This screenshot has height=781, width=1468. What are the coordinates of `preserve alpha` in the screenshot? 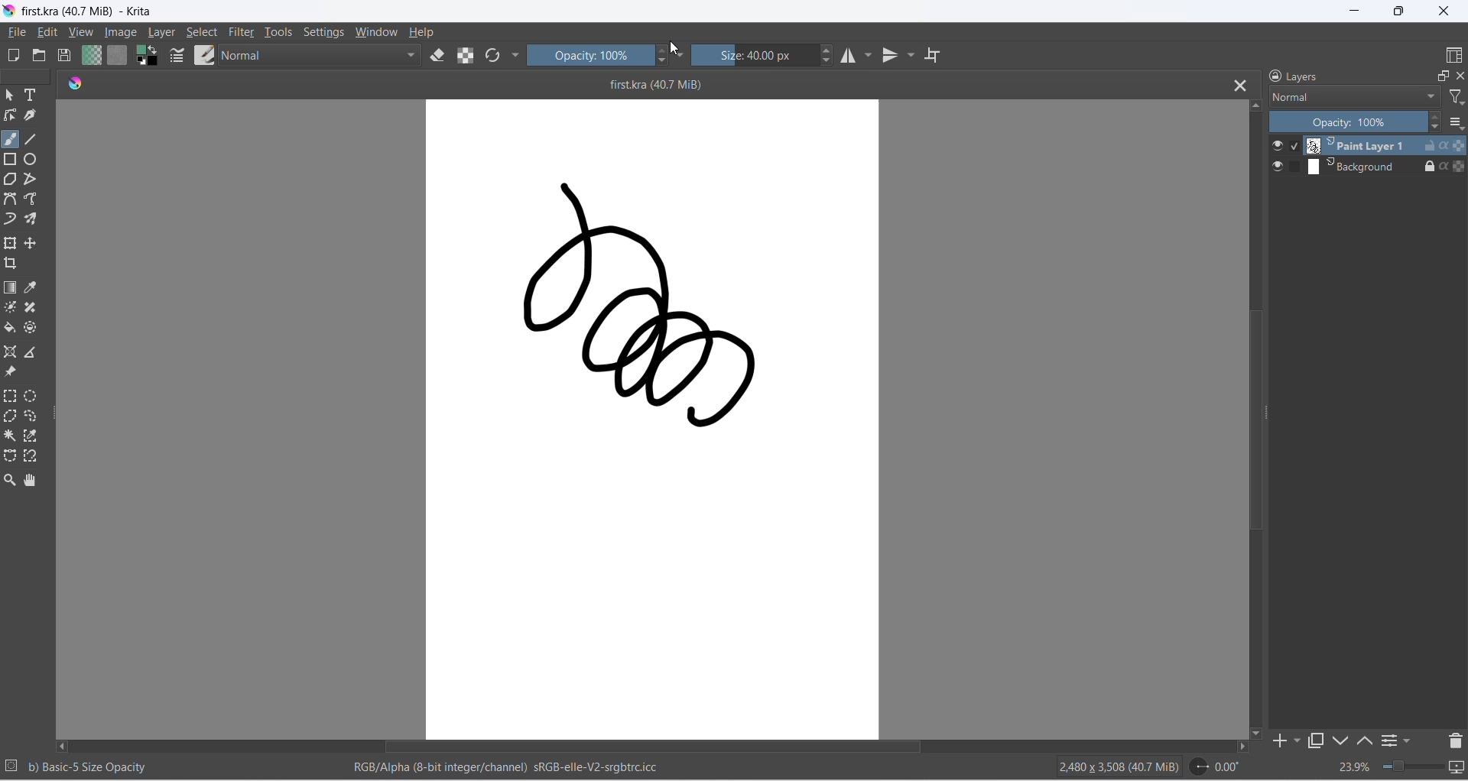 It's located at (466, 56).